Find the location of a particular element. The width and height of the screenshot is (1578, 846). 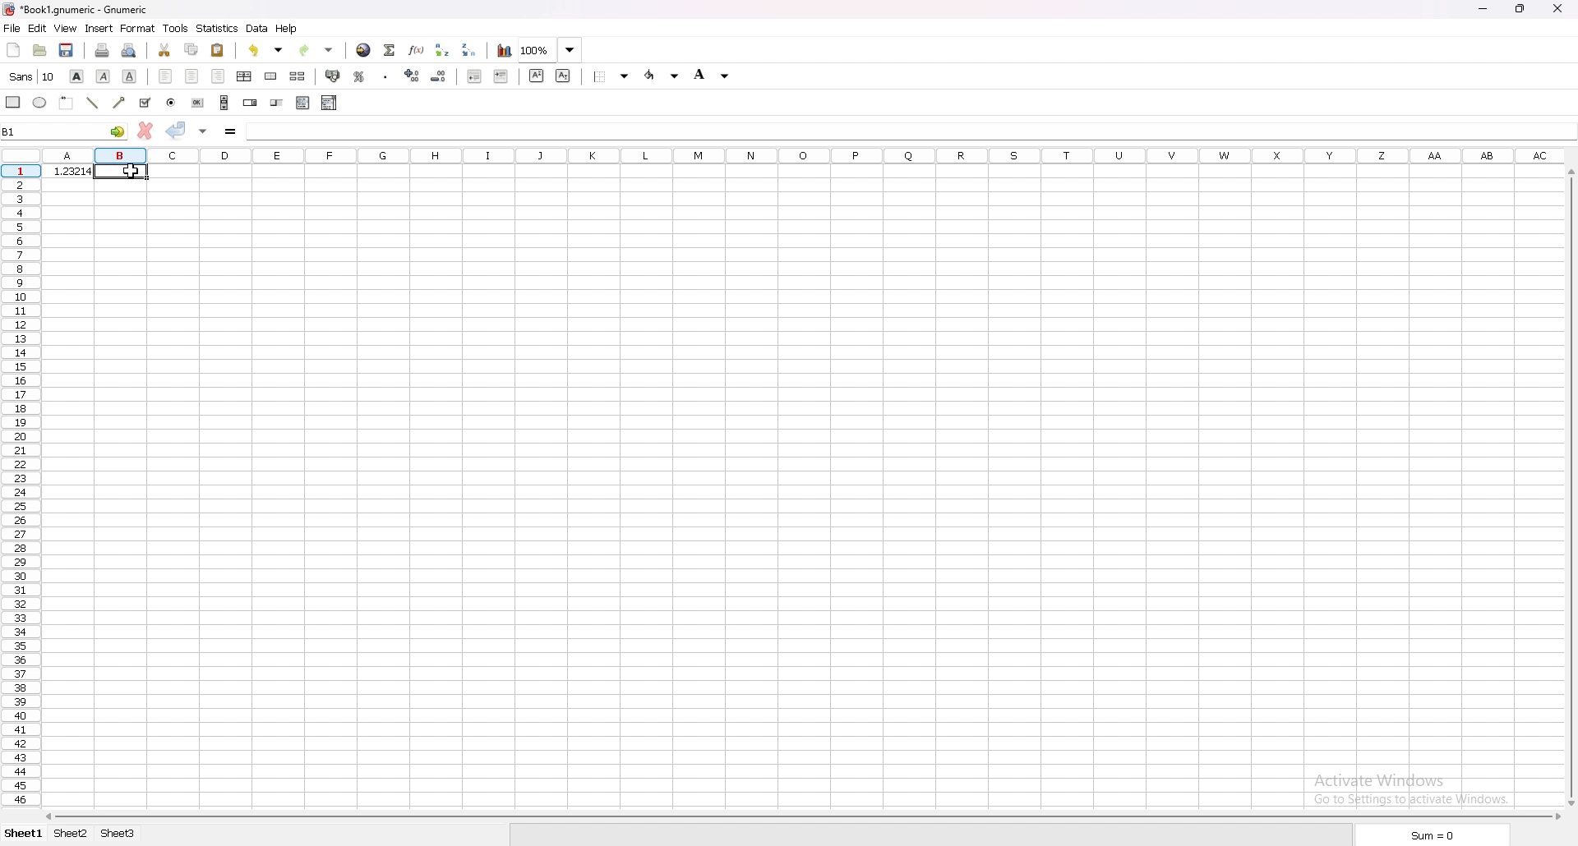

line is located at coordinates (92, 102).